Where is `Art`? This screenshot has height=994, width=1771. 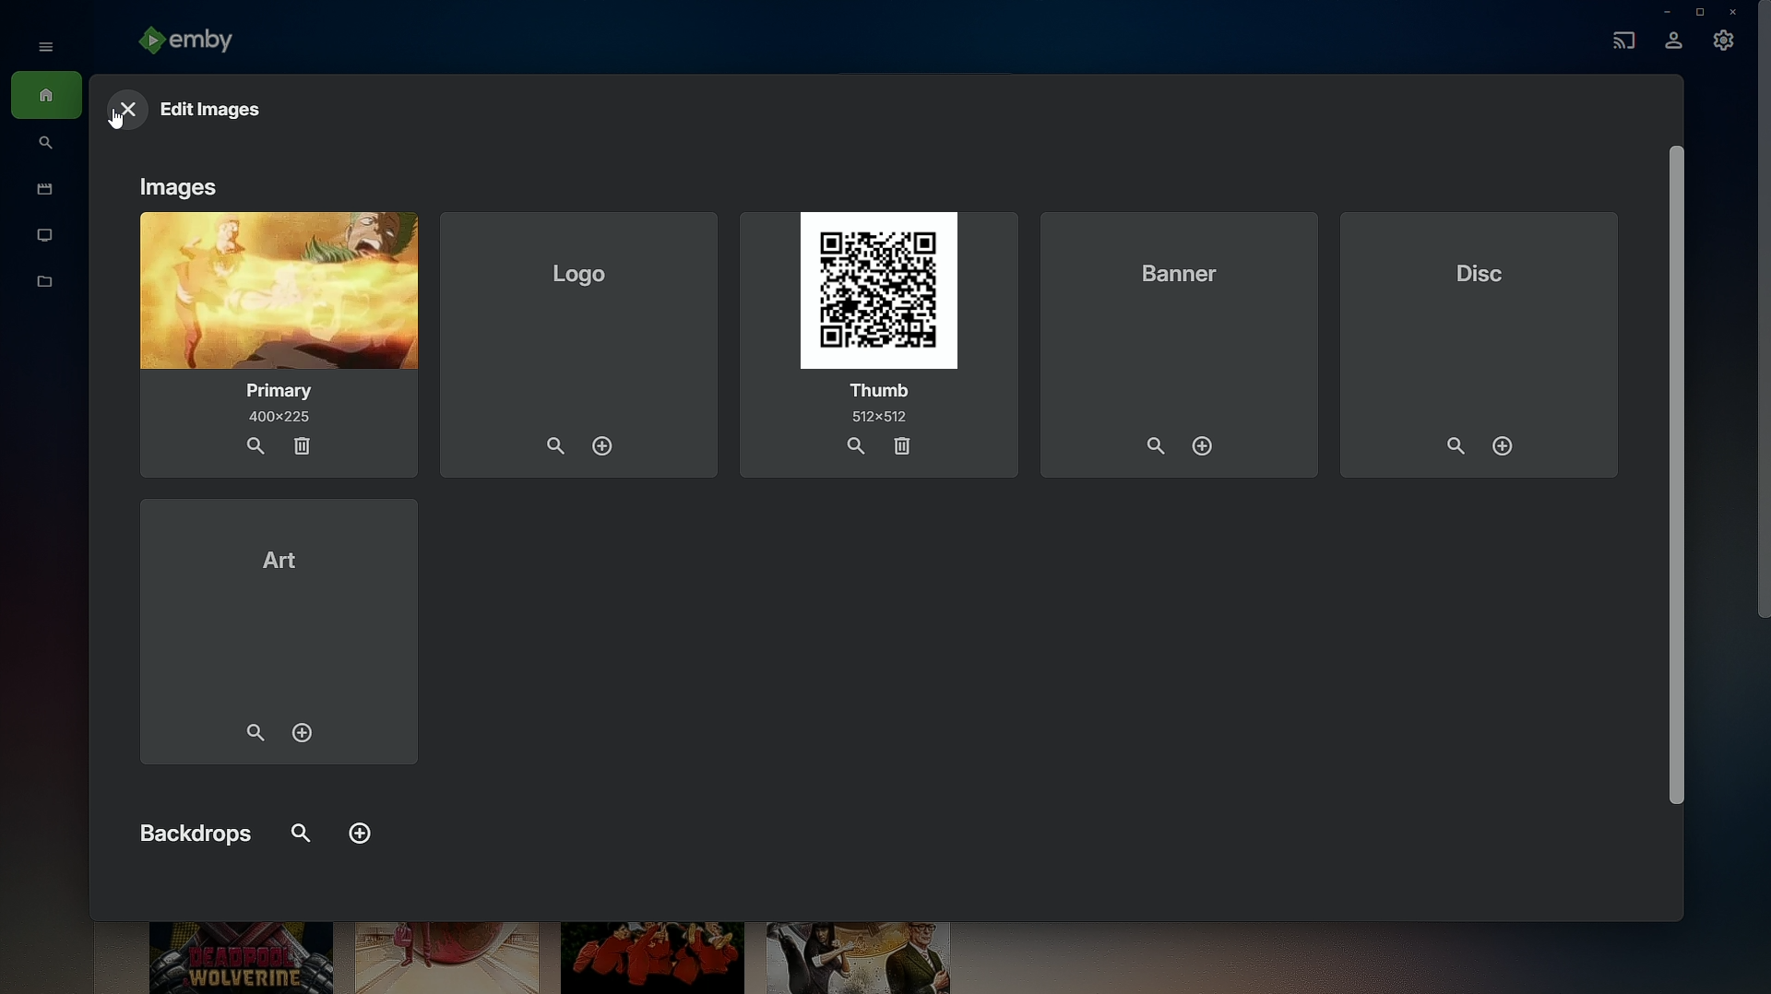
Art is located at coordinates (279, 635).